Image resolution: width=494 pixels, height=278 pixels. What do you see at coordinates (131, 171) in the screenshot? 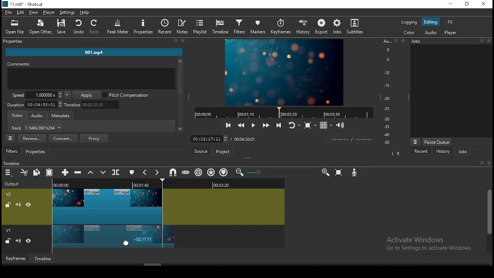
I see `create/edit marker` at bounding box center [131, 171].